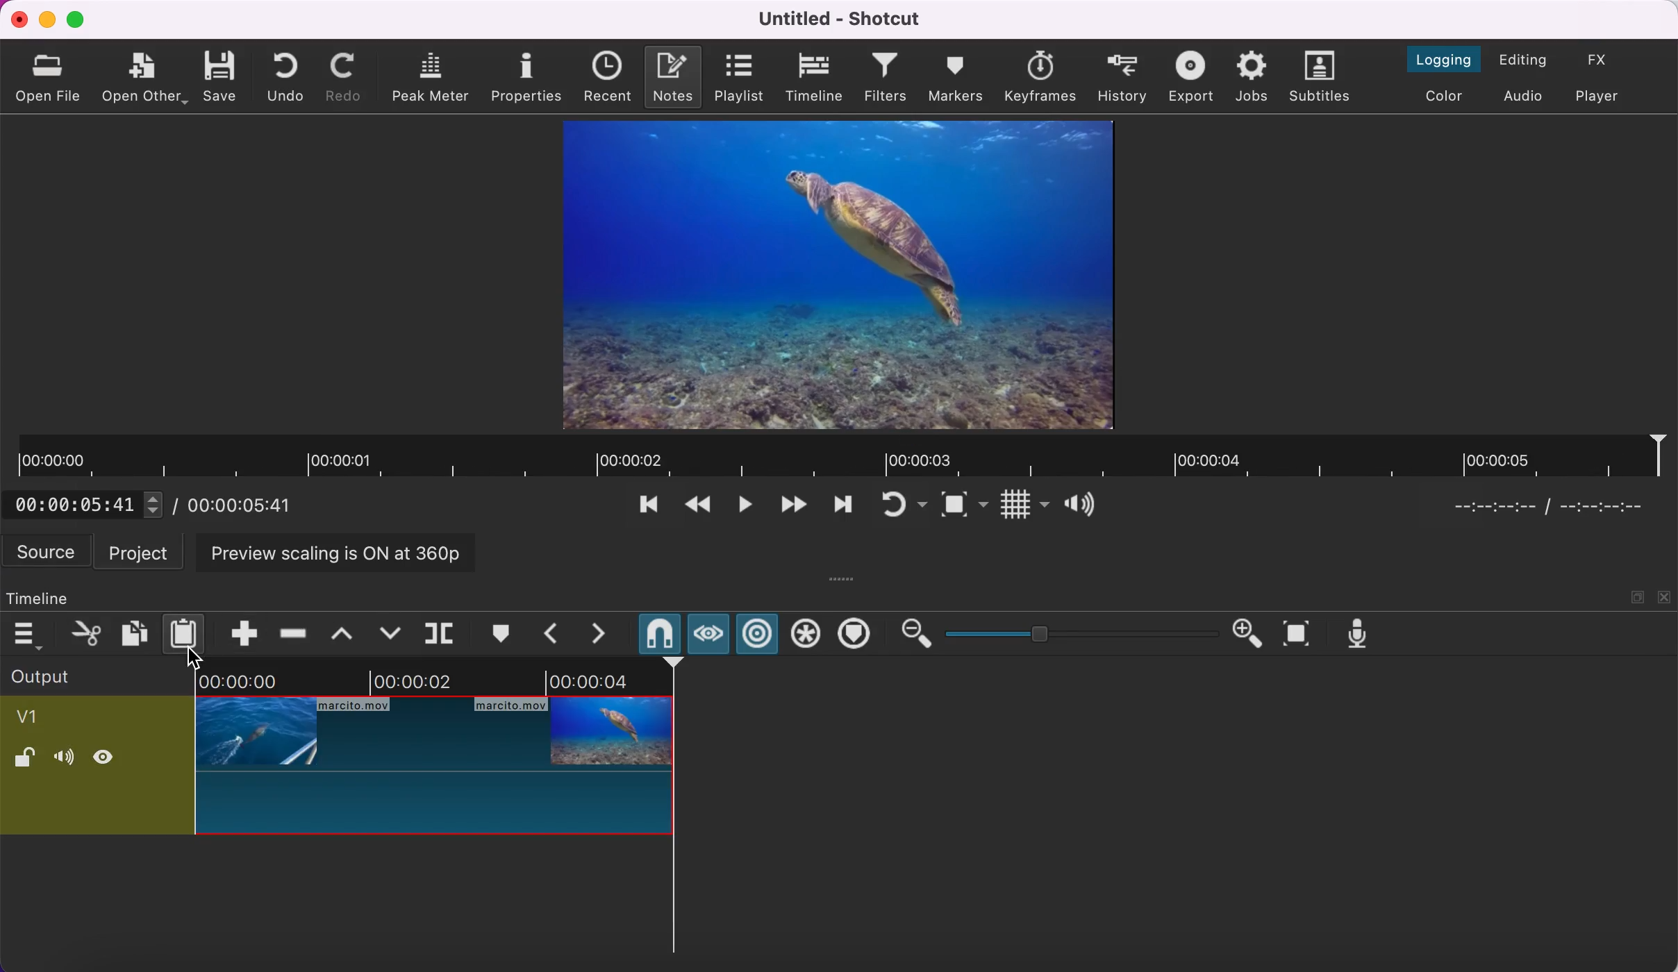  I want to click on , so click(1024, 505).